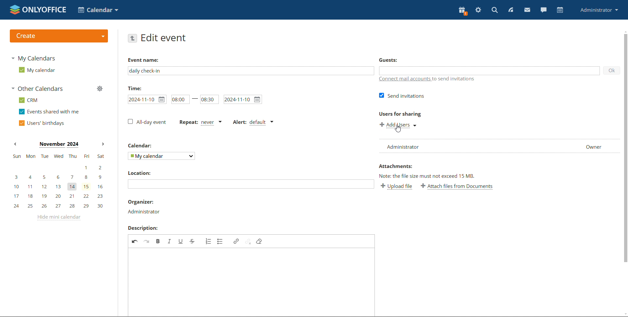 The width and height of the screenshot is (628, 317). Describe the element at coordinates (208, 241) in the screenshot. I see `insert/remove numbered list` at that location.